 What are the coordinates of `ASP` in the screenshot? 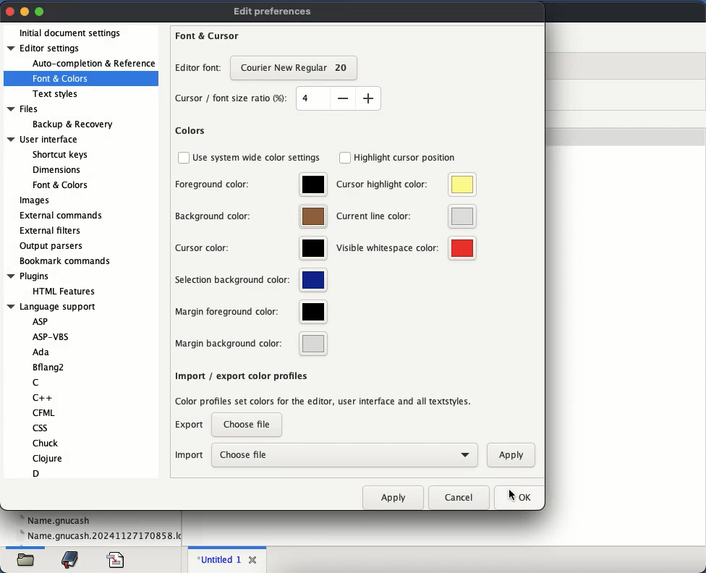 It's located at (41, 320).